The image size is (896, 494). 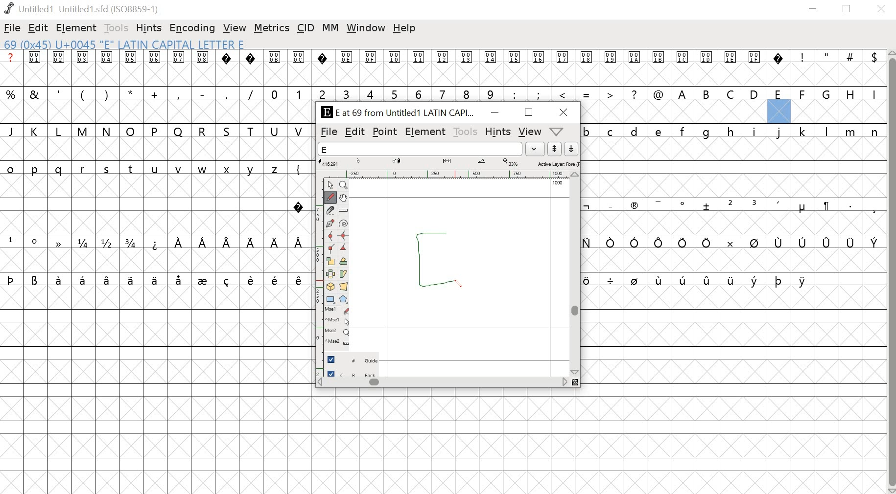 I want to click on empty cells, so click(x=734, y=167).